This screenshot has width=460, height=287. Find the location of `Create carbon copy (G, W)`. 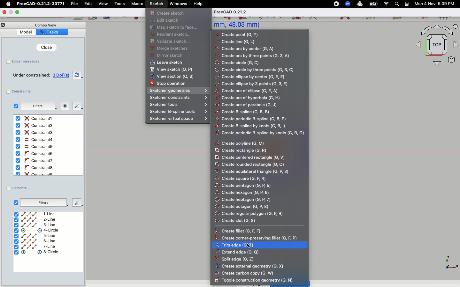

Create carbon copy (G, W) is located at coordinates (246, 274).